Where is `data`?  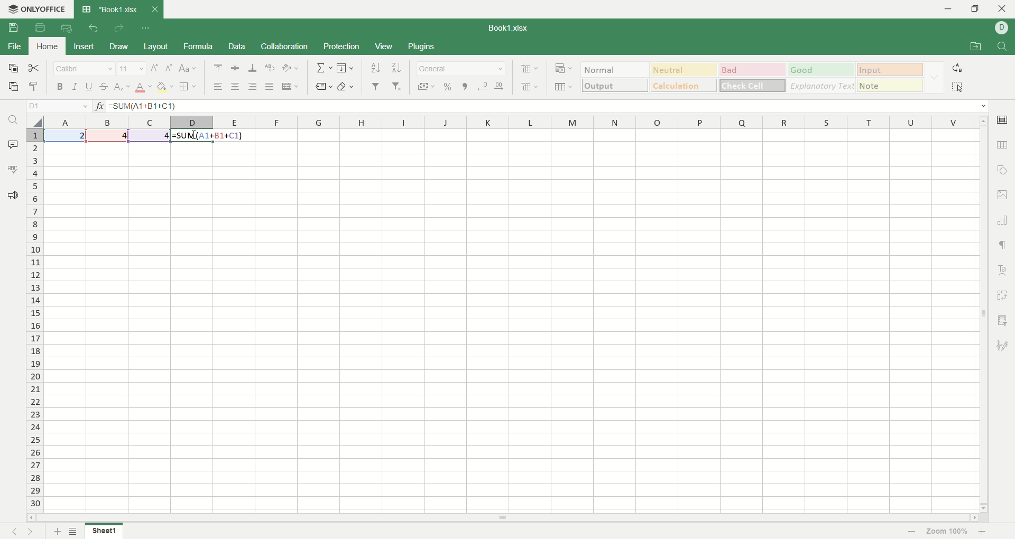 data is located at coordinates (238, 47).